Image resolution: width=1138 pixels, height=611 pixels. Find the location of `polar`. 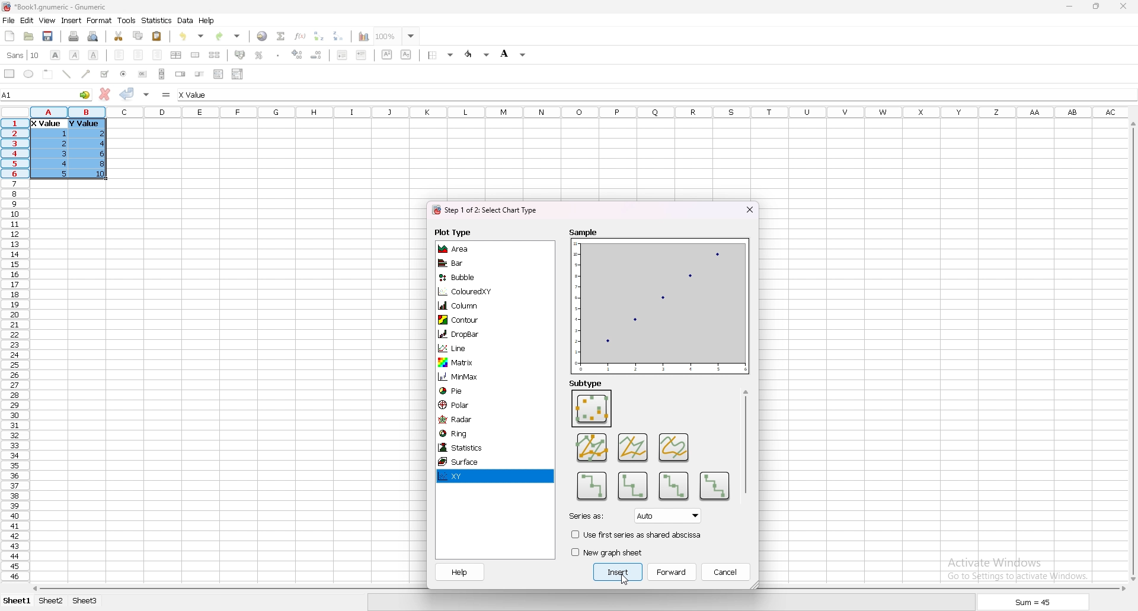

polar is located at coordinates (475, 405).